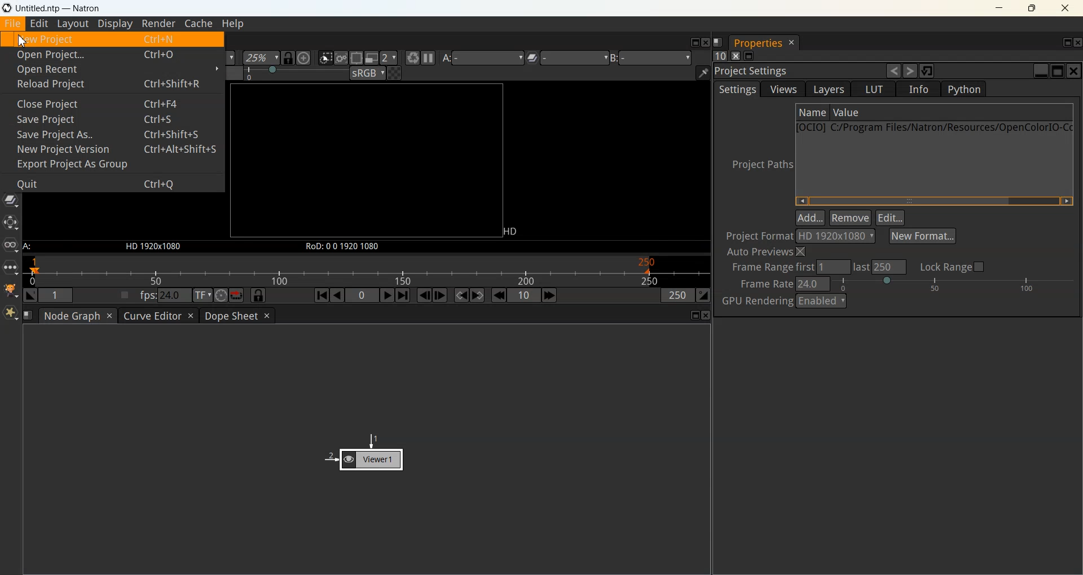  What do you see at coordinates (261, 58) in the screenshot?
I see `Zoom percentage` at bounding box center [261, 58].